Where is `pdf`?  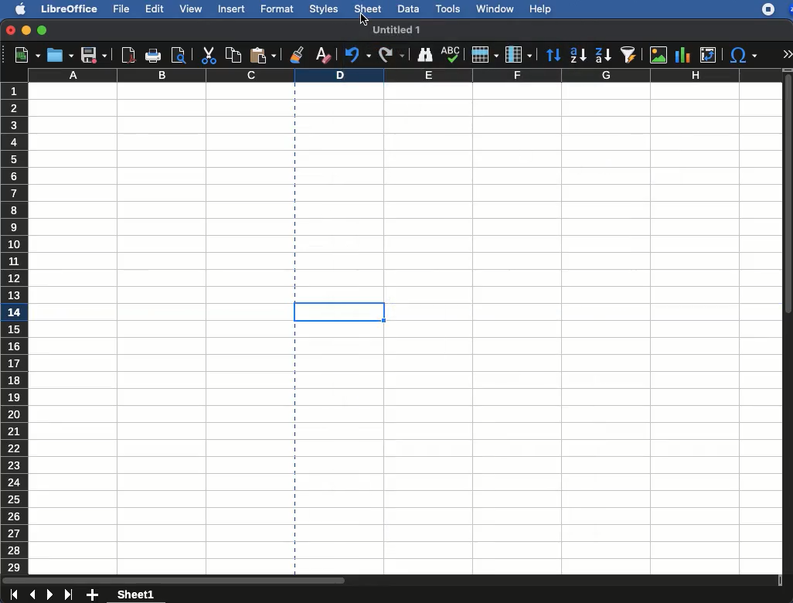 pdf is located at coordinates (128, 55).